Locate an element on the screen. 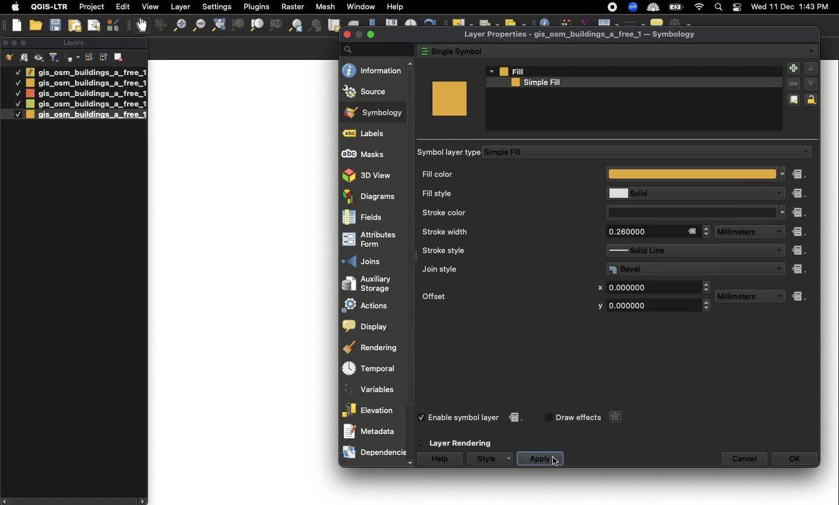  0.260000 is located at coordinates (641, 232).